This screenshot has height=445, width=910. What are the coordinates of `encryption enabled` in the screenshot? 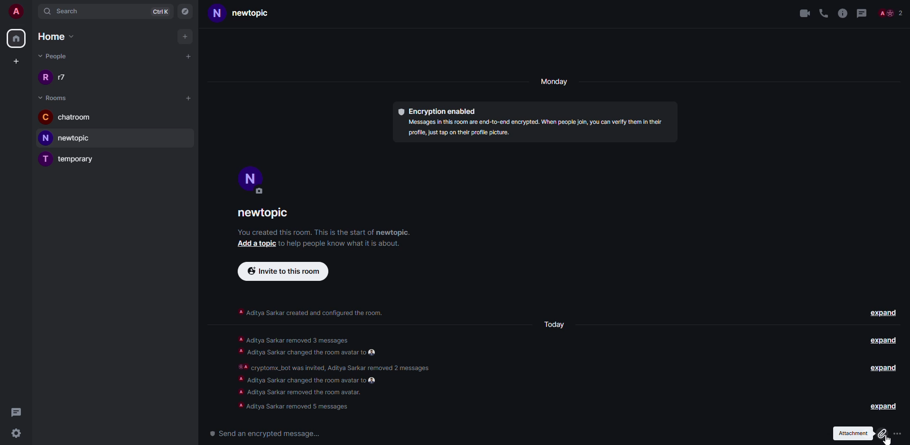 It's located at (438, 111).